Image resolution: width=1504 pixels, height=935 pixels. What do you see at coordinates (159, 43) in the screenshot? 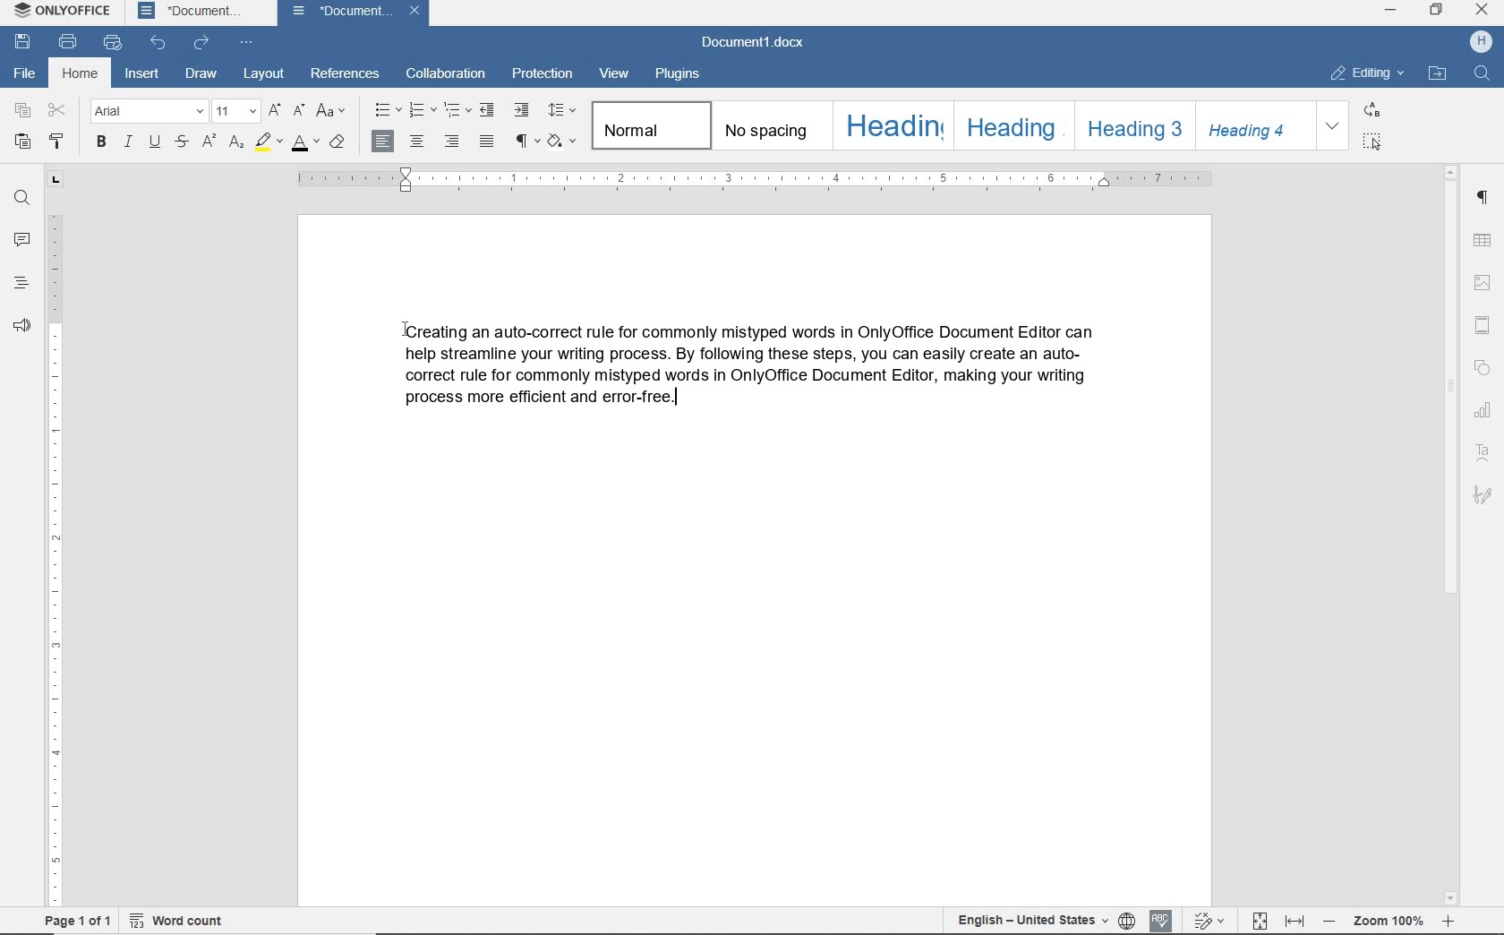
I see `undo` at bounding box center [159, 43].